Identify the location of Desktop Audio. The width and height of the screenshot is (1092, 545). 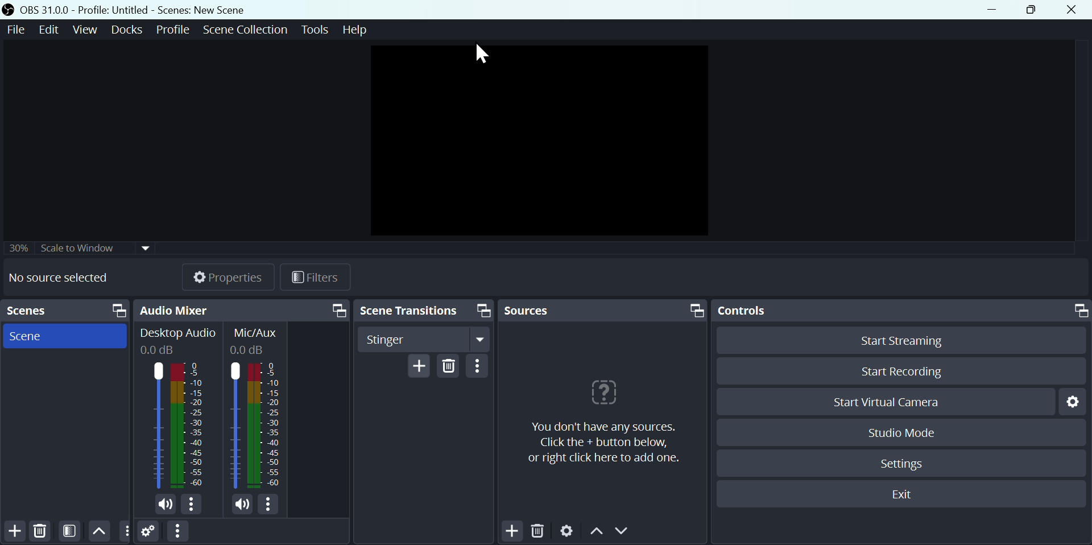
(177, 340).